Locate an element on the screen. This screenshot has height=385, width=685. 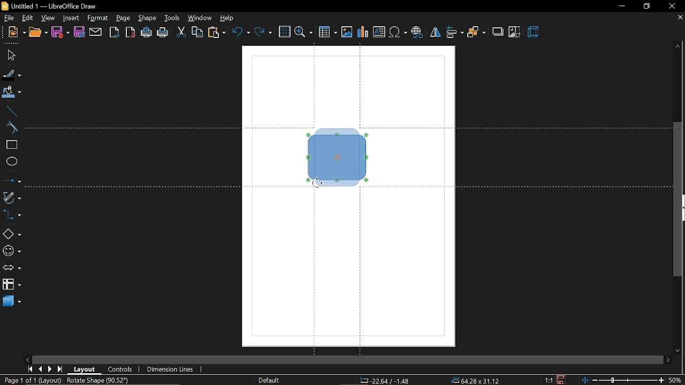
basic shapes is located at coordinates (11, 233).